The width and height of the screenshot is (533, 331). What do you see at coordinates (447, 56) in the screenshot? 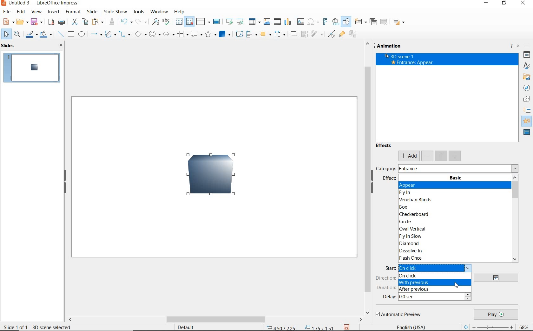
I see `3D Scene 1` at bounding box center [447, 56].